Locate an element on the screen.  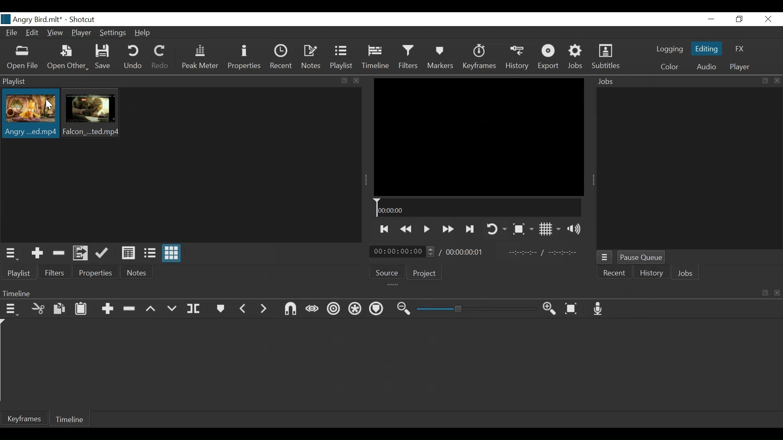
Play backward quickly is located at coordinates (407, 230).